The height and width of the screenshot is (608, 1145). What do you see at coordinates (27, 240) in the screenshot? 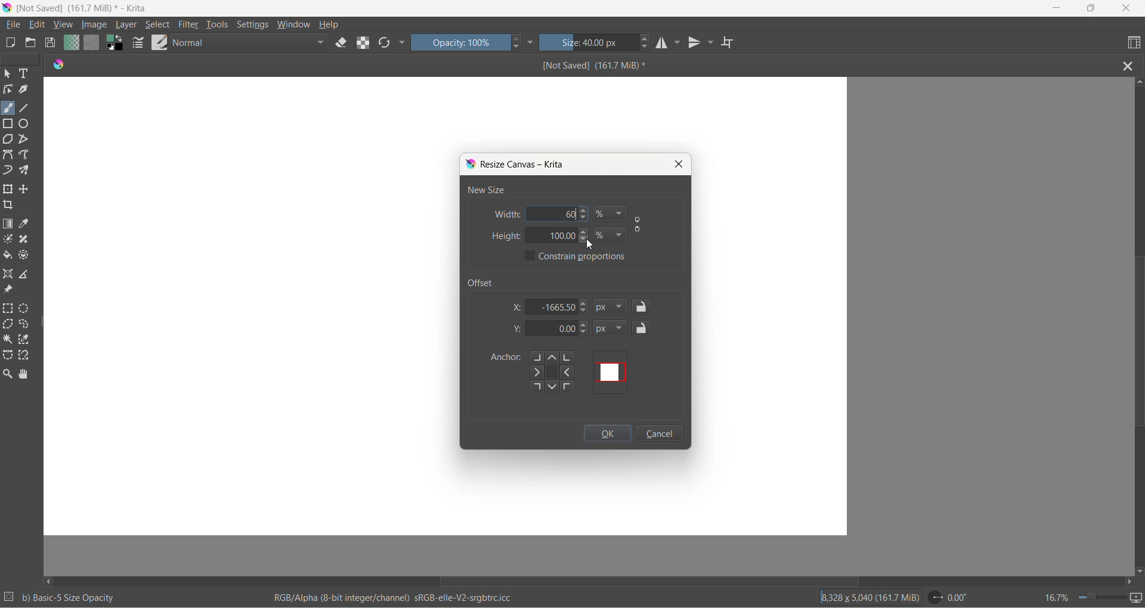
I see `smart patch tool` at bounding box center [27, 240].